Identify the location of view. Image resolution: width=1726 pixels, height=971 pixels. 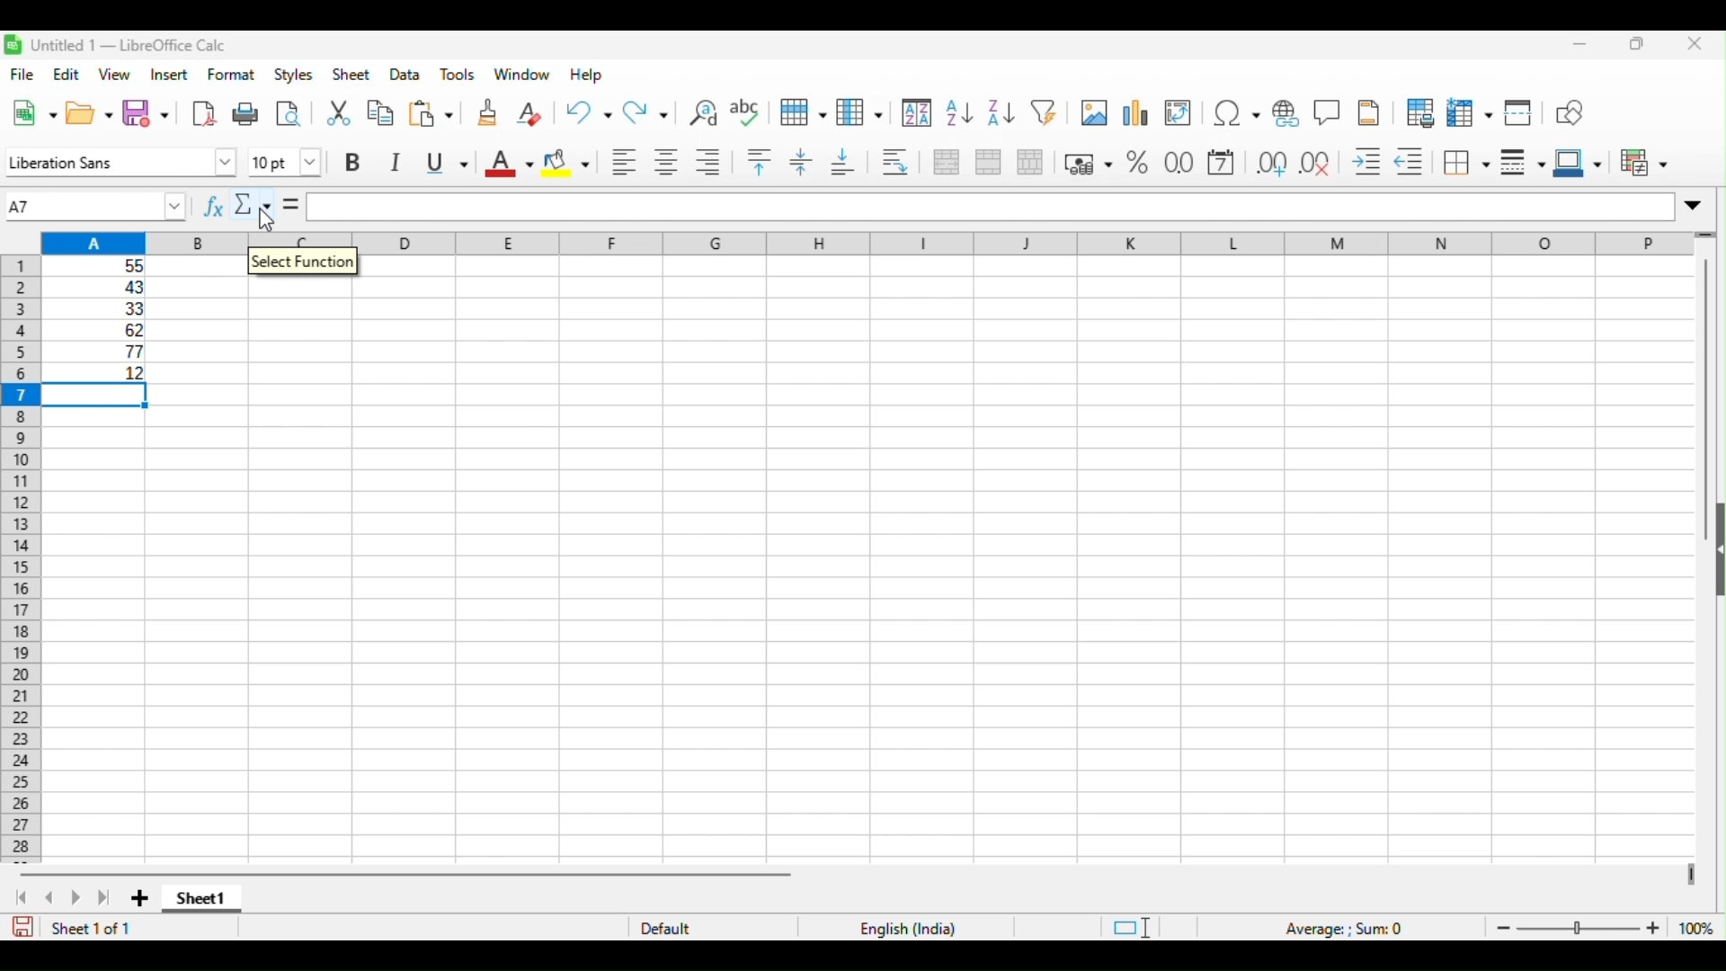
(113, 75).